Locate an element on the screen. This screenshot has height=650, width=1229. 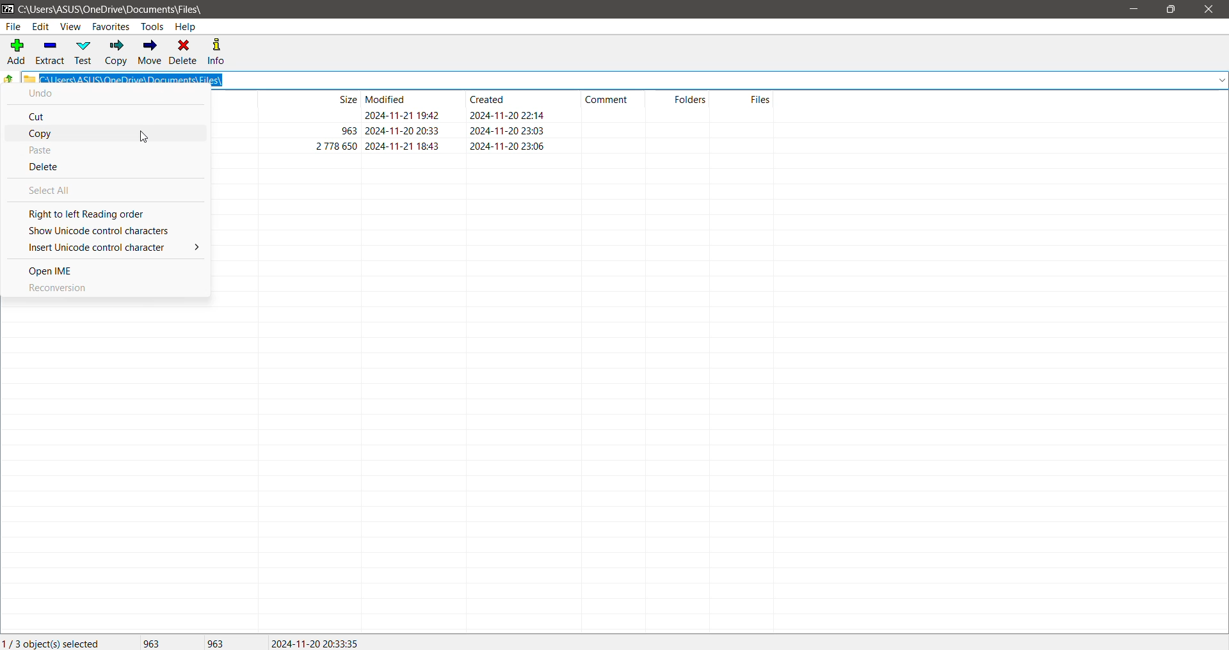
Move Up one level is located at coordinates (9, 81).